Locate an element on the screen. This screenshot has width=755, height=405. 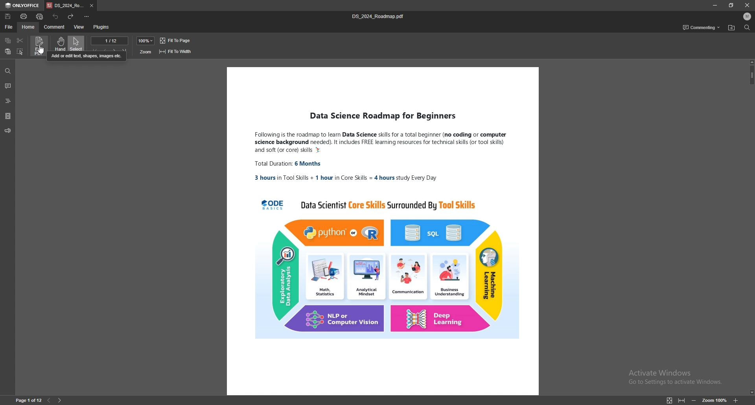
print is located at coordinates (24, 16).